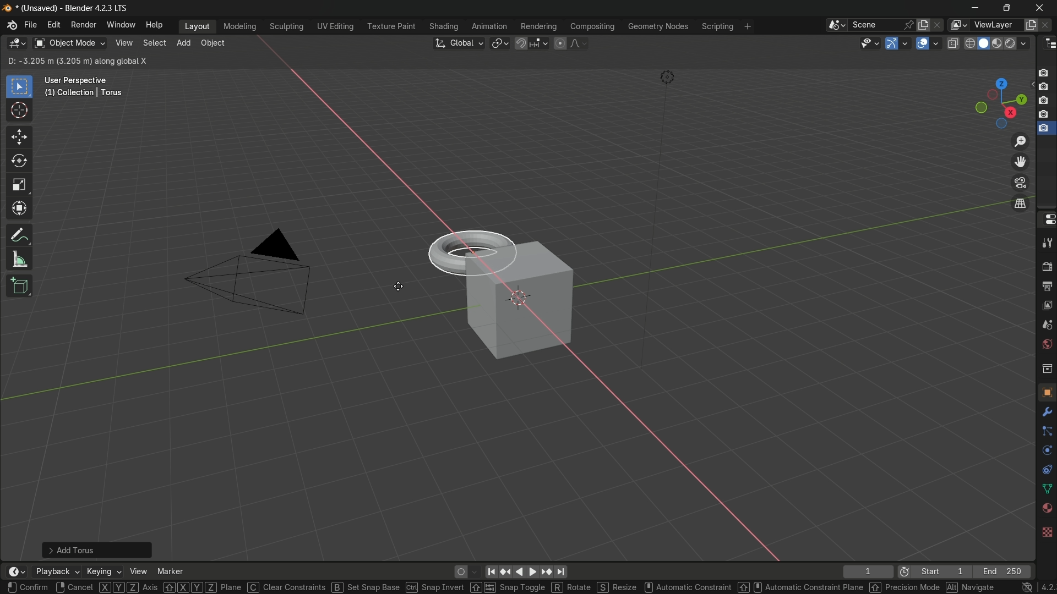 The width and height of the screenshot is (1057, 594). Describe the element at coordinates (1047, 507) in the screenshot. I see `material` at that location.